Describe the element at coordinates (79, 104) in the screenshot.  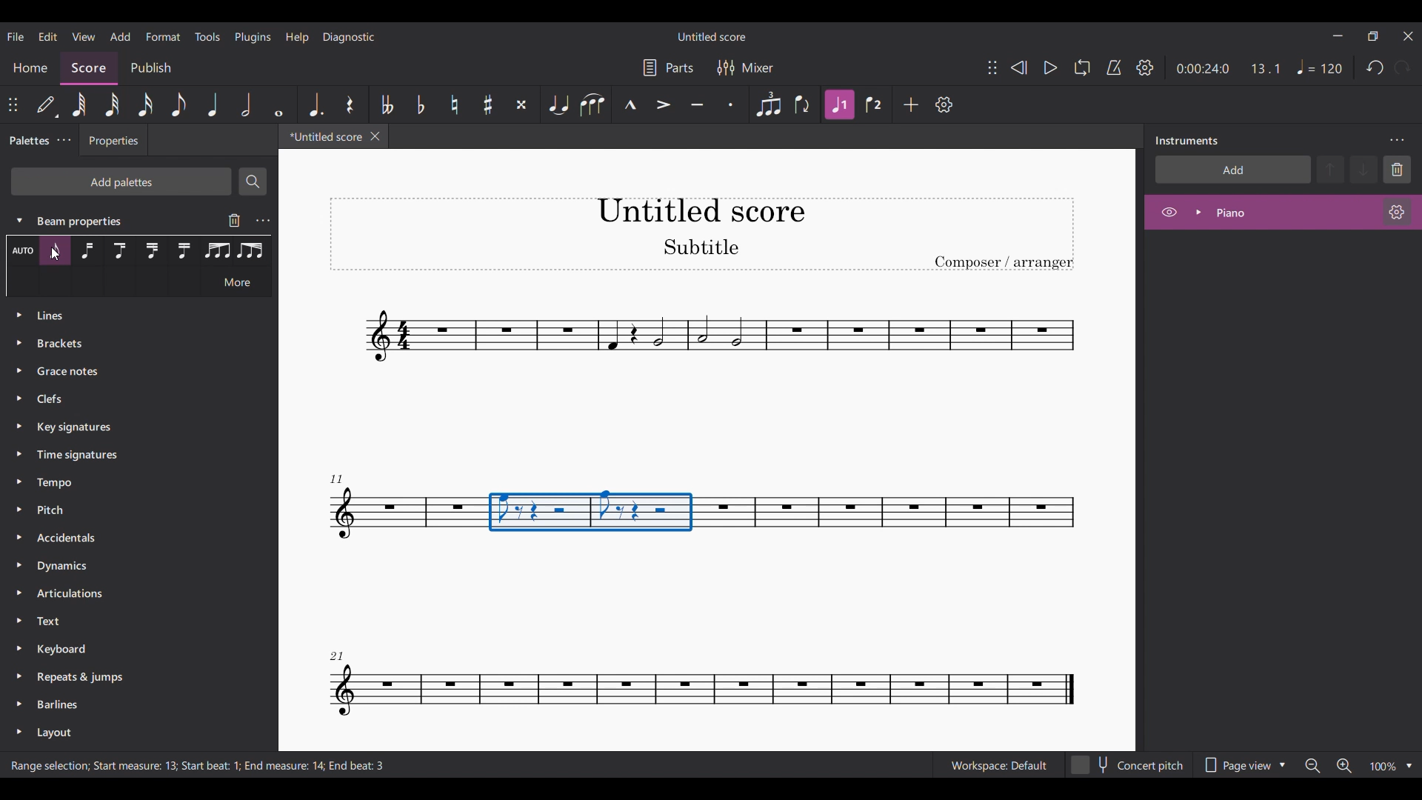
I see `64th note` at that location.